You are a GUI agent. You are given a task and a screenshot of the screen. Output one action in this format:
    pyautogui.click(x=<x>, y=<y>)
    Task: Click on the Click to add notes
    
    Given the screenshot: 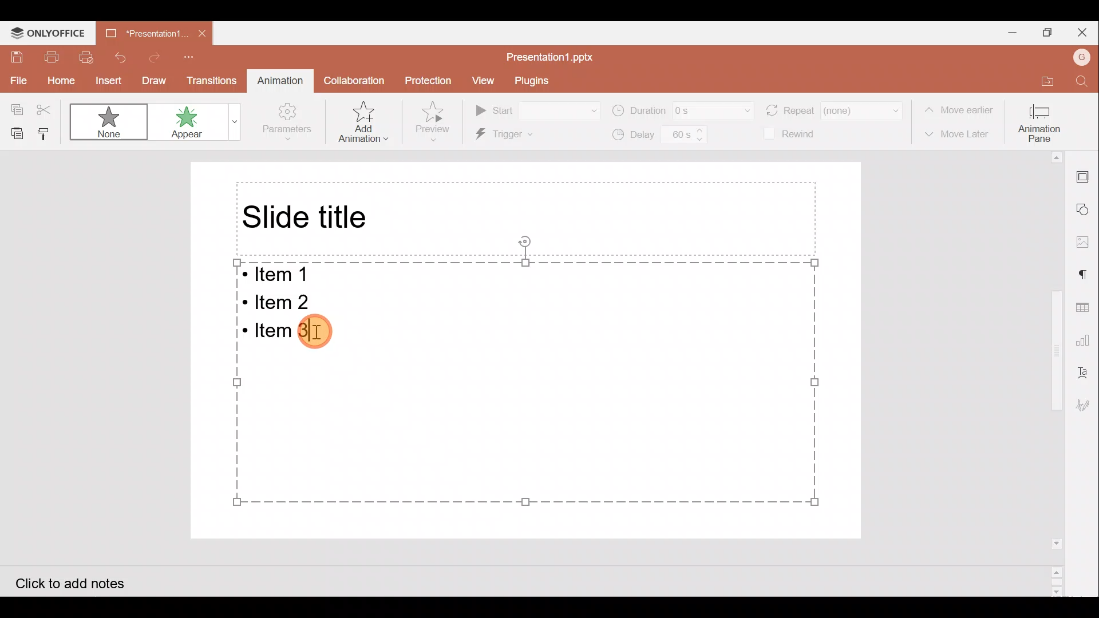 What is the action you would take?
    pyautogui.click(x=82, y=581)
    